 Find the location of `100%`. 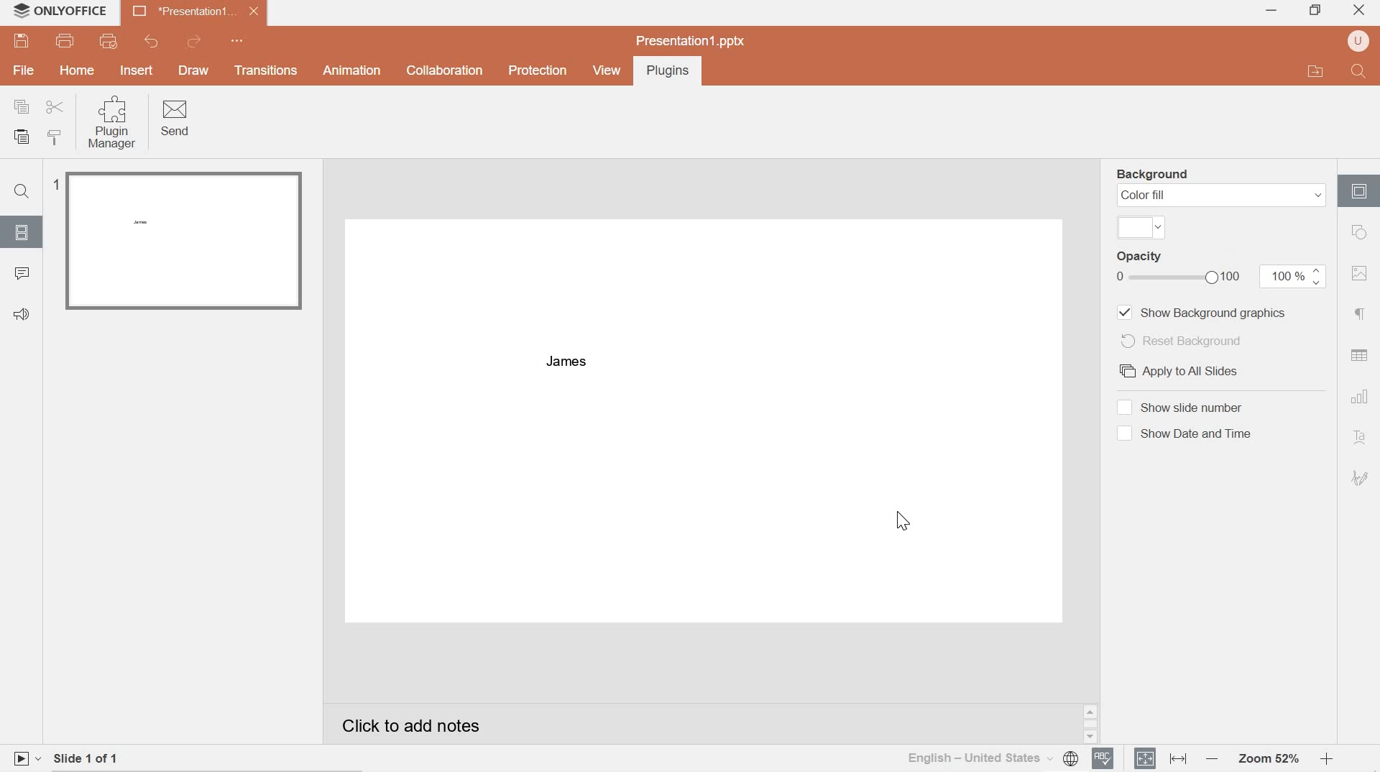

100% is located at coordinates (1292, 277).